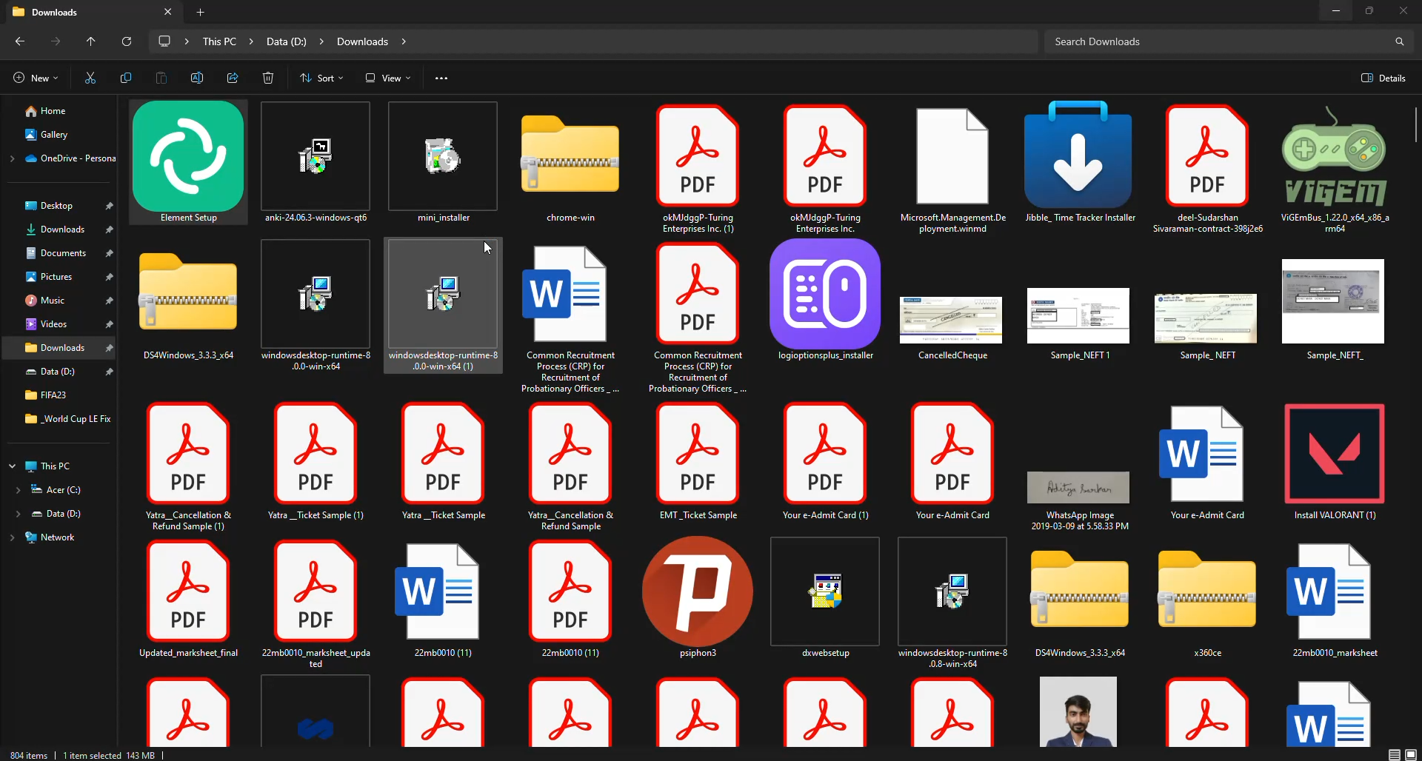 Image resolution: width=1422 pixels, height=761 pixels. I want to click on file, so click(450, 604).